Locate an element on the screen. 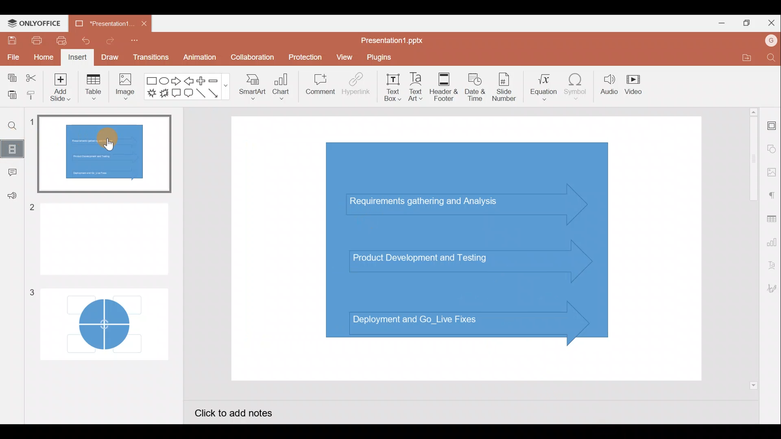 This screenshot has width=781, height=439. Transitions is located at coordinates (150, 57).